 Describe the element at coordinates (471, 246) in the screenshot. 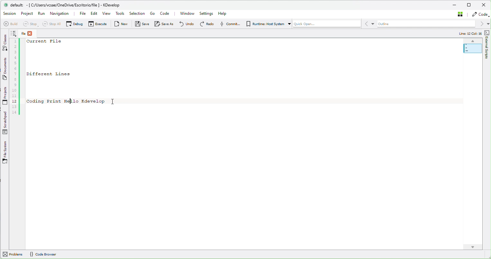

I see `Scroll Arrow` at that location.